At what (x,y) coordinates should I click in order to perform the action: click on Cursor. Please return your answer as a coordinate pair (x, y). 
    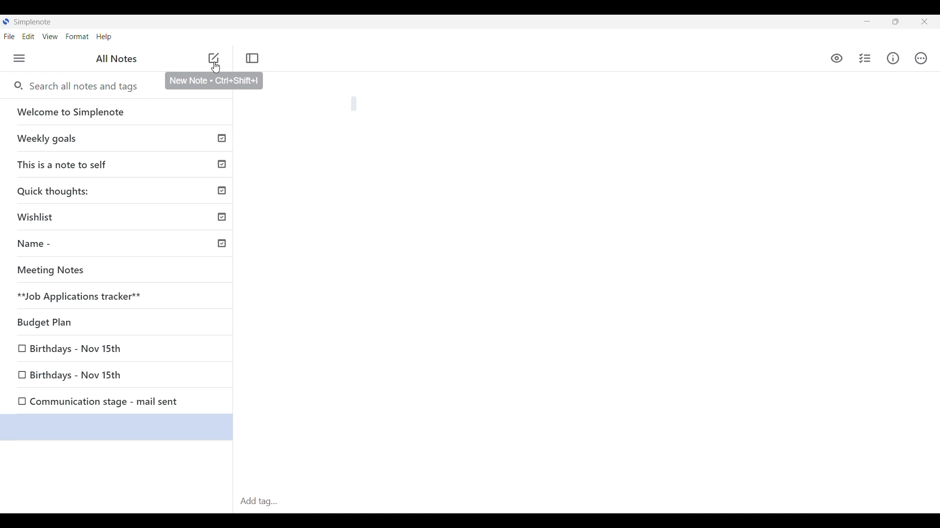
    Looking at the image, I should click on (217, 70).